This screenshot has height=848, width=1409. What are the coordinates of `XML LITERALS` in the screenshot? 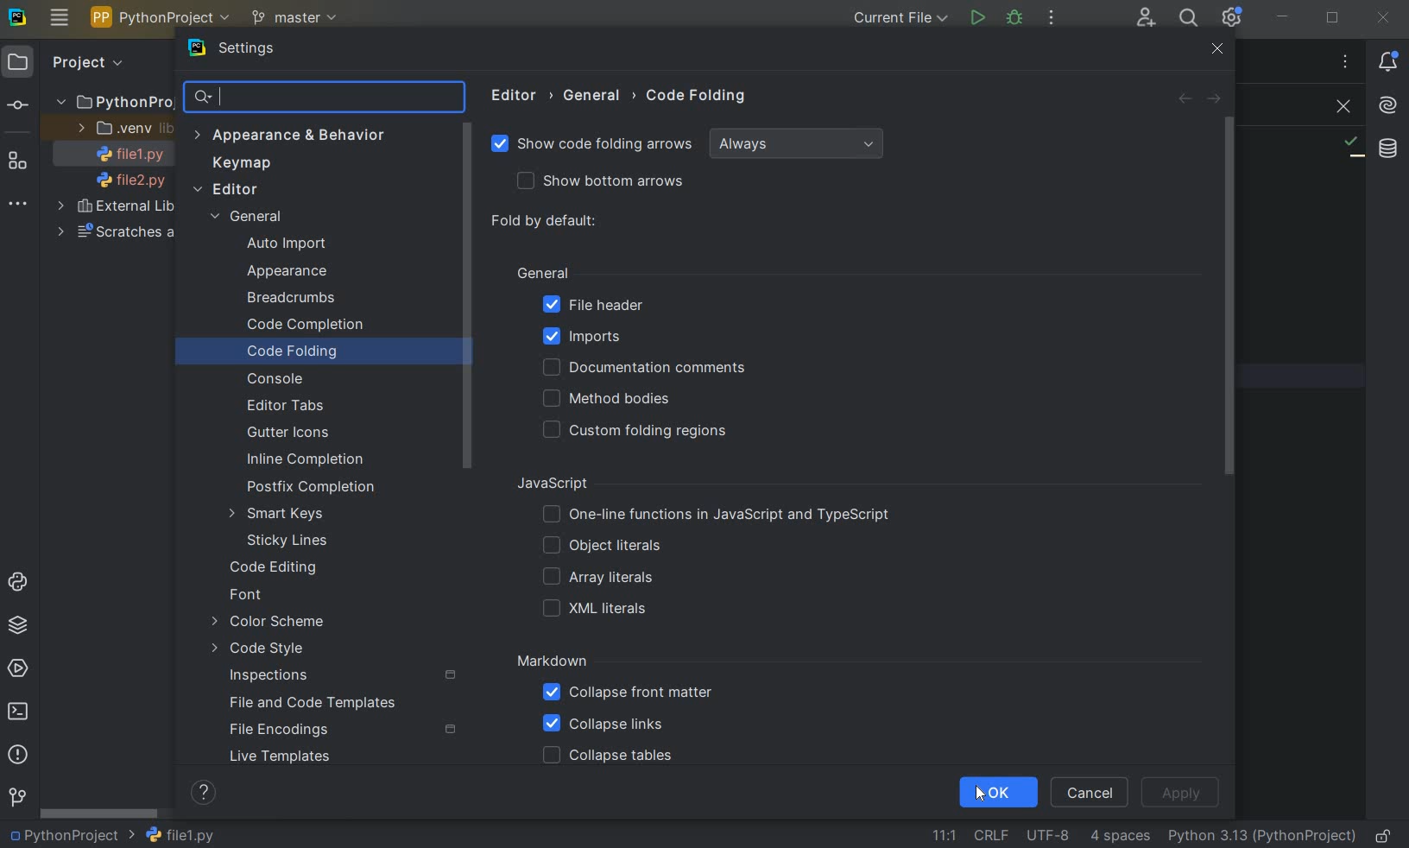 It's located at (598, 611).